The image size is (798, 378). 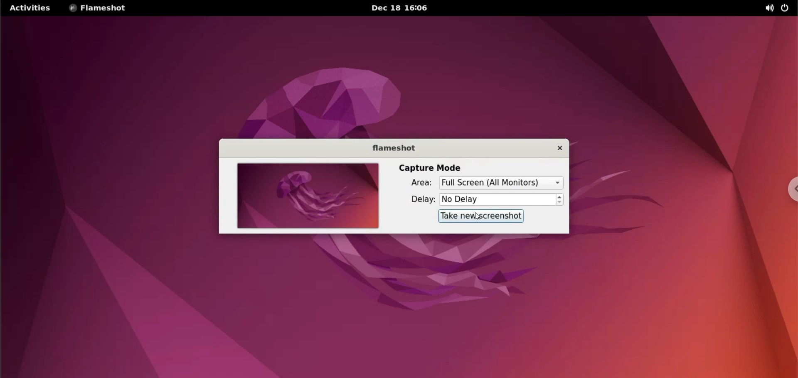 What do you see at coordinates (394, 148) in the screenshot?
I see `application name label` at bounding box center [394, 148].